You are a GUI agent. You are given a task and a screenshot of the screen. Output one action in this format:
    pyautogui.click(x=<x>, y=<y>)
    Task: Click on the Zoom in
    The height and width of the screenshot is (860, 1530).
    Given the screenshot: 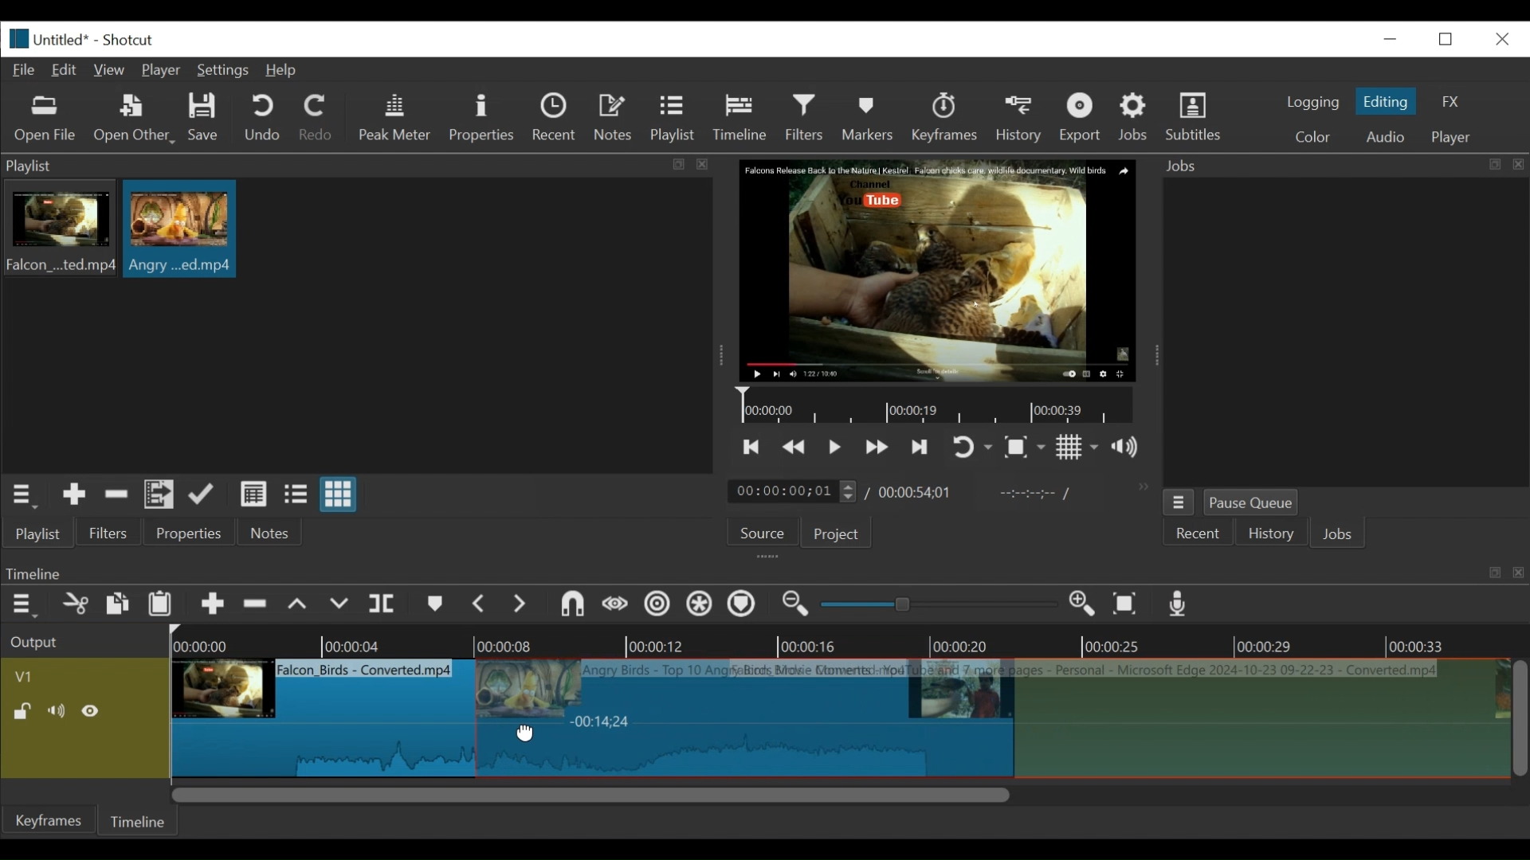 What is the action you would take?
    pyautogui.click(x=1085, y=605)
    